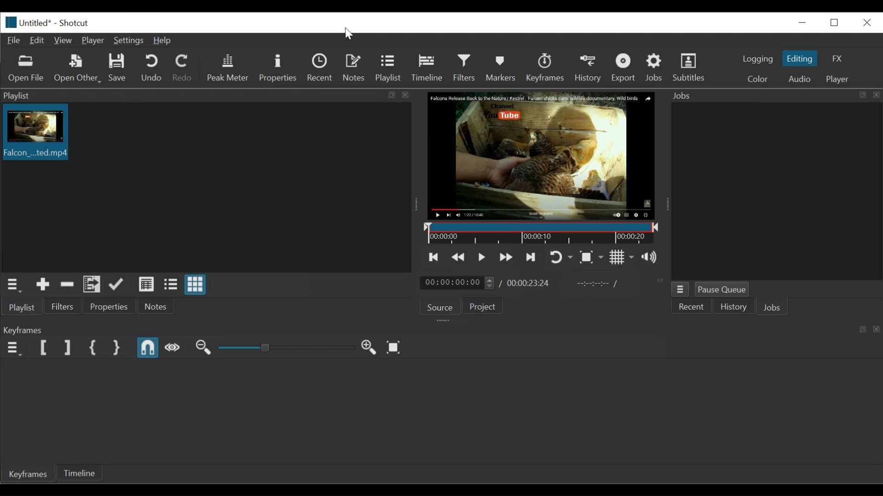 The height and width of the screenshot is (496, 883). What do you see at coordinates (354, 68) in the screenshot?
I see `Notes` at bounding box center [354, 68].